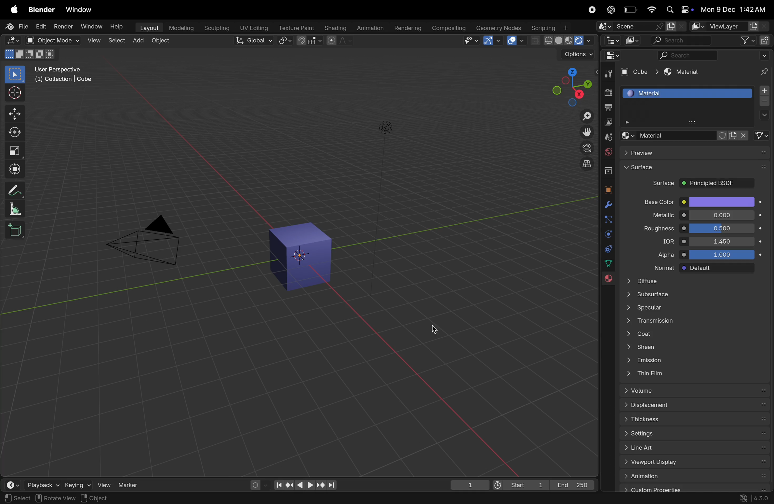 This screenshot has height=504, width=774. Describe the element at coordinates (607, 137) in the screenshot. I see `scene` at that location.